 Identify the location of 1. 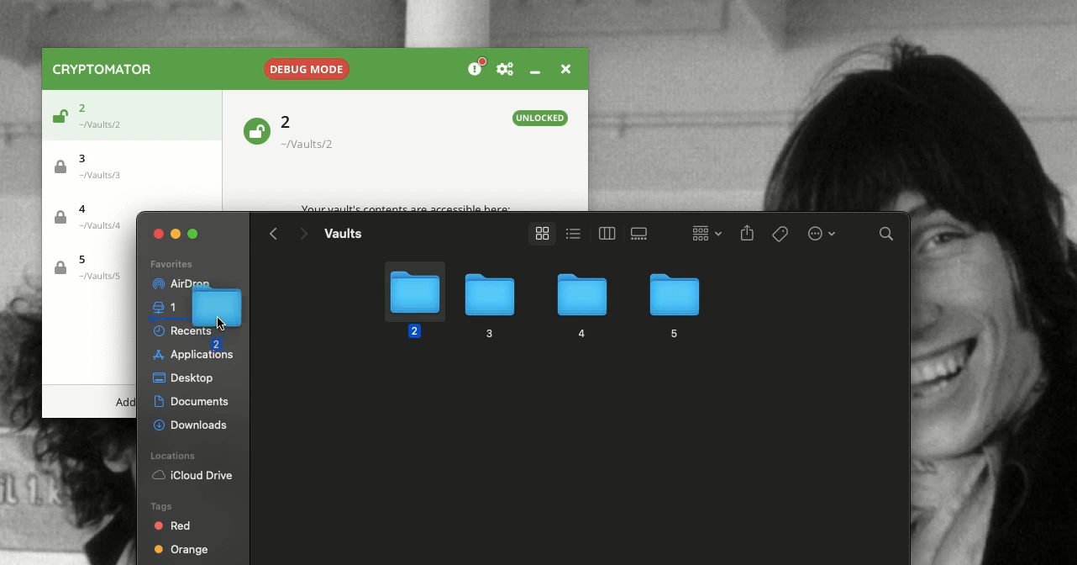
(168, 308).